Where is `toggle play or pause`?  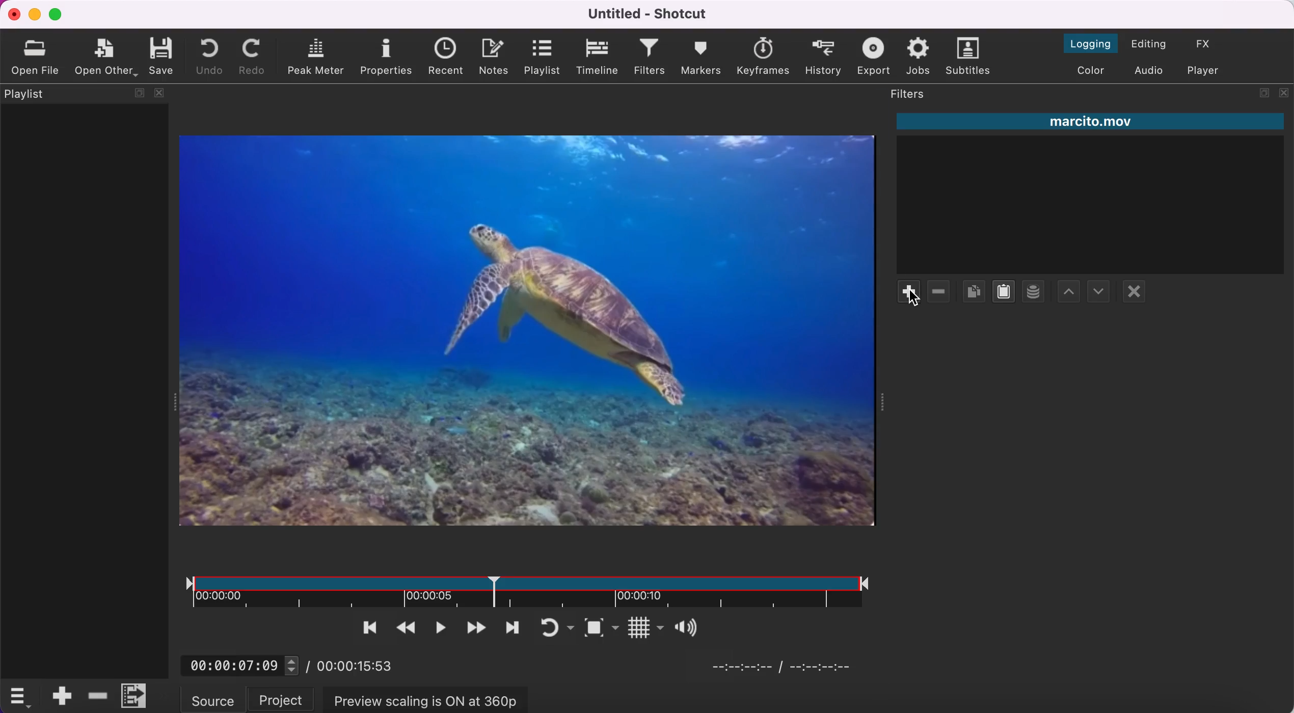 toggle play or pause is located at coordinates (438, 627).